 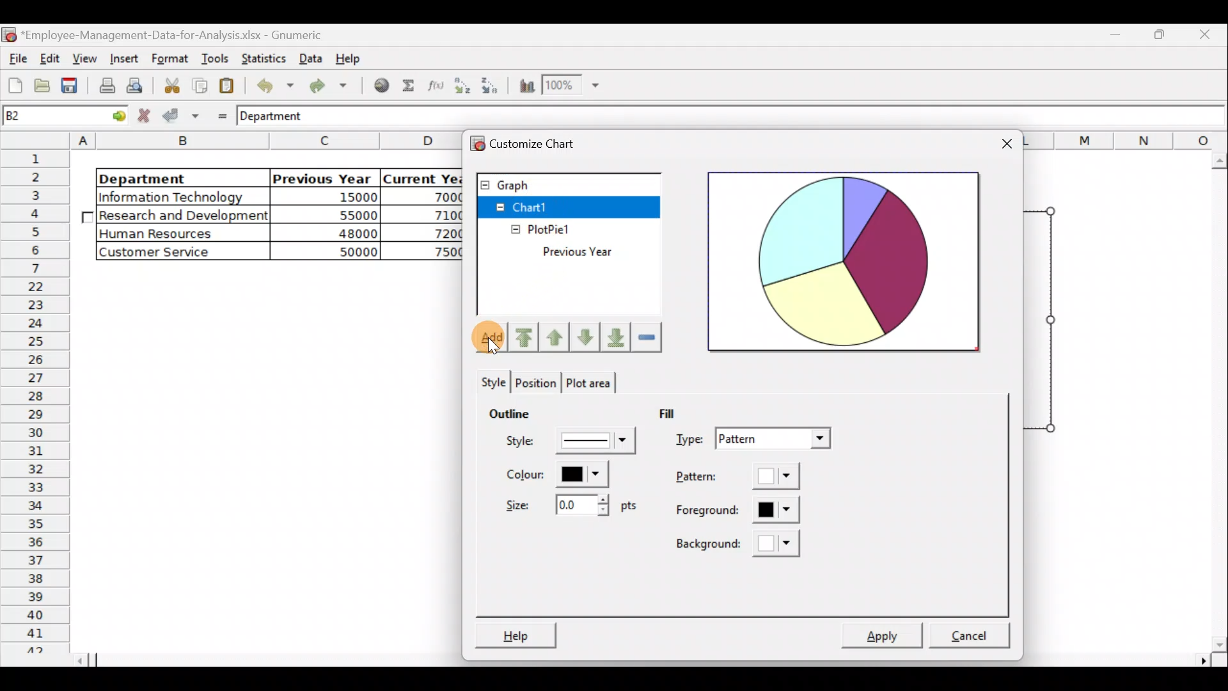 What do you see at coordinates (111, 117) in the screenshot?
I see `go to` at bounding box center [111, 117].